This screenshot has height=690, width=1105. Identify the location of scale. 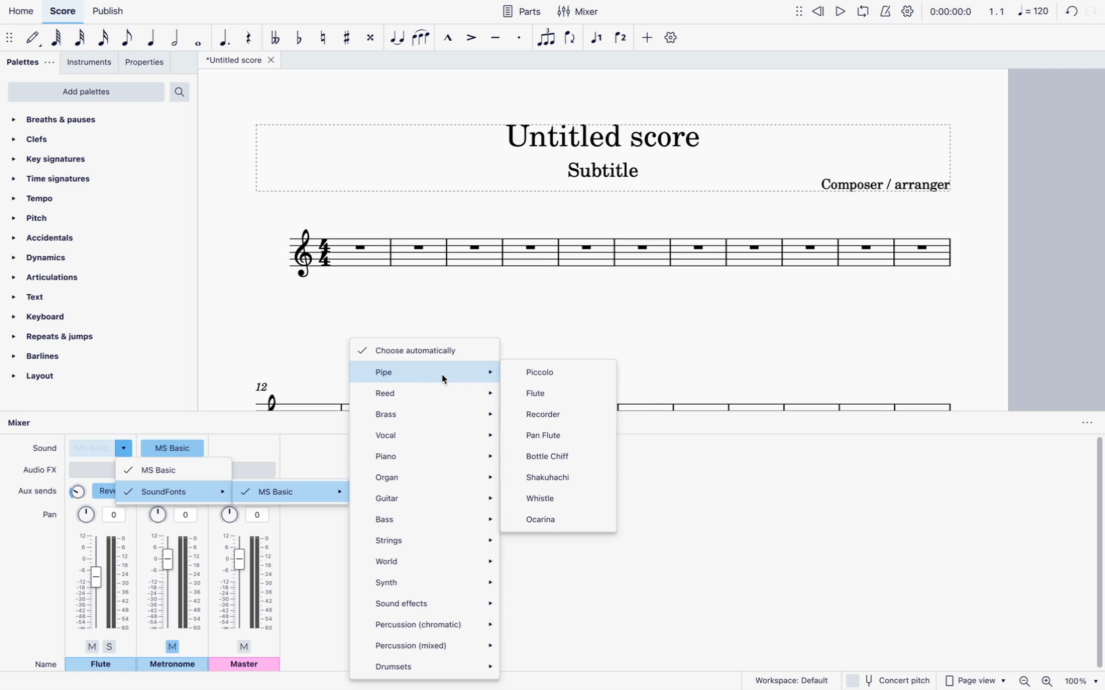
(789, 396).